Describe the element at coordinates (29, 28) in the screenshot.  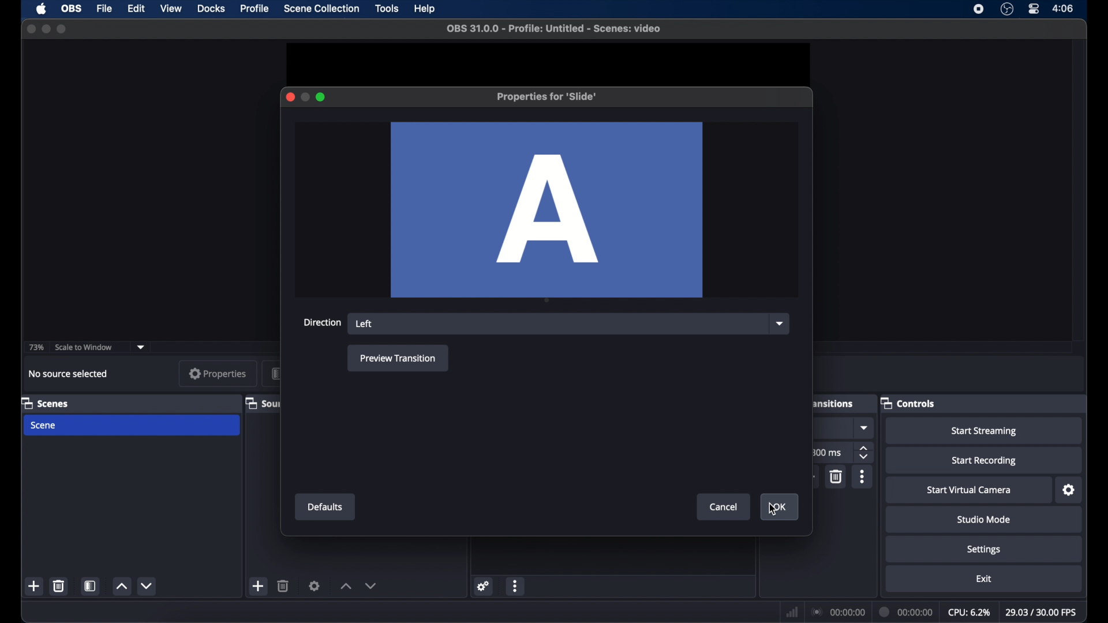
I see `close` at that location.